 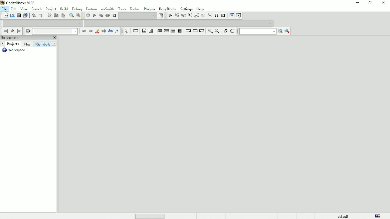 I want to click on Save everything, so click(x=25, y=15).